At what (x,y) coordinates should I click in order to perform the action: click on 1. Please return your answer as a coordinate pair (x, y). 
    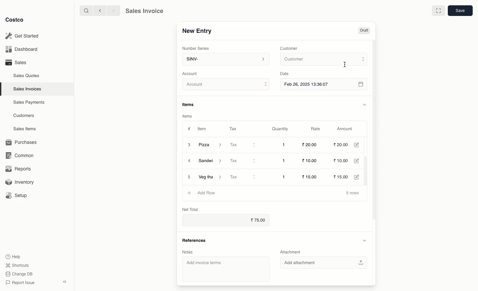
    Looking at the image, I should click on (285, 145).